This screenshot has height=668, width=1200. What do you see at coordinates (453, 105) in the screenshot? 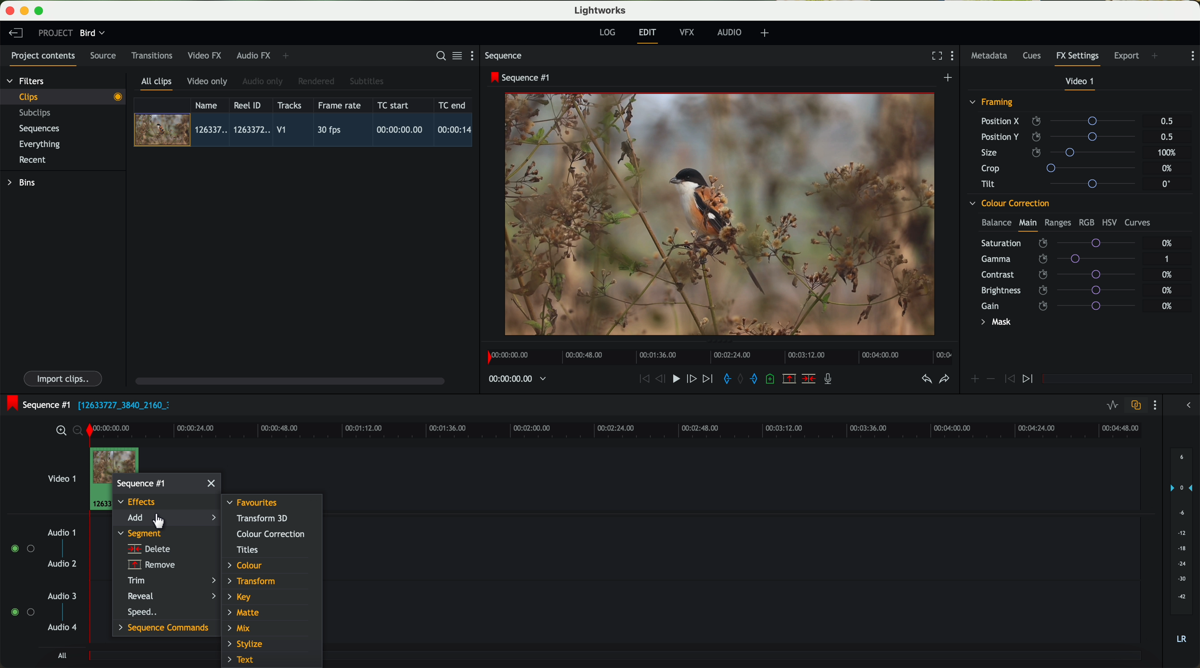
I see `TC end` at bounding box center [453, 105].